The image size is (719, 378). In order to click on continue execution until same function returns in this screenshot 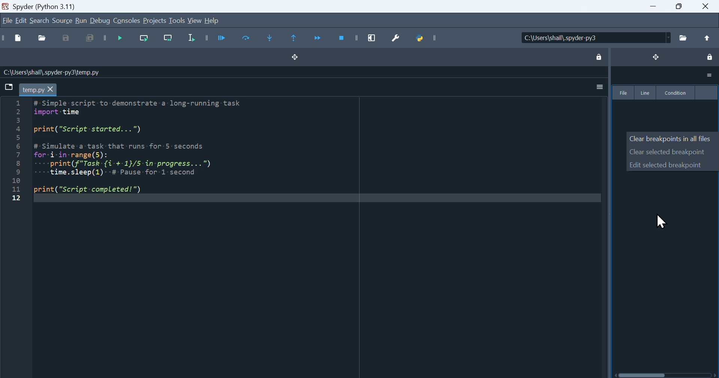, I will do `click(295, 39)`.